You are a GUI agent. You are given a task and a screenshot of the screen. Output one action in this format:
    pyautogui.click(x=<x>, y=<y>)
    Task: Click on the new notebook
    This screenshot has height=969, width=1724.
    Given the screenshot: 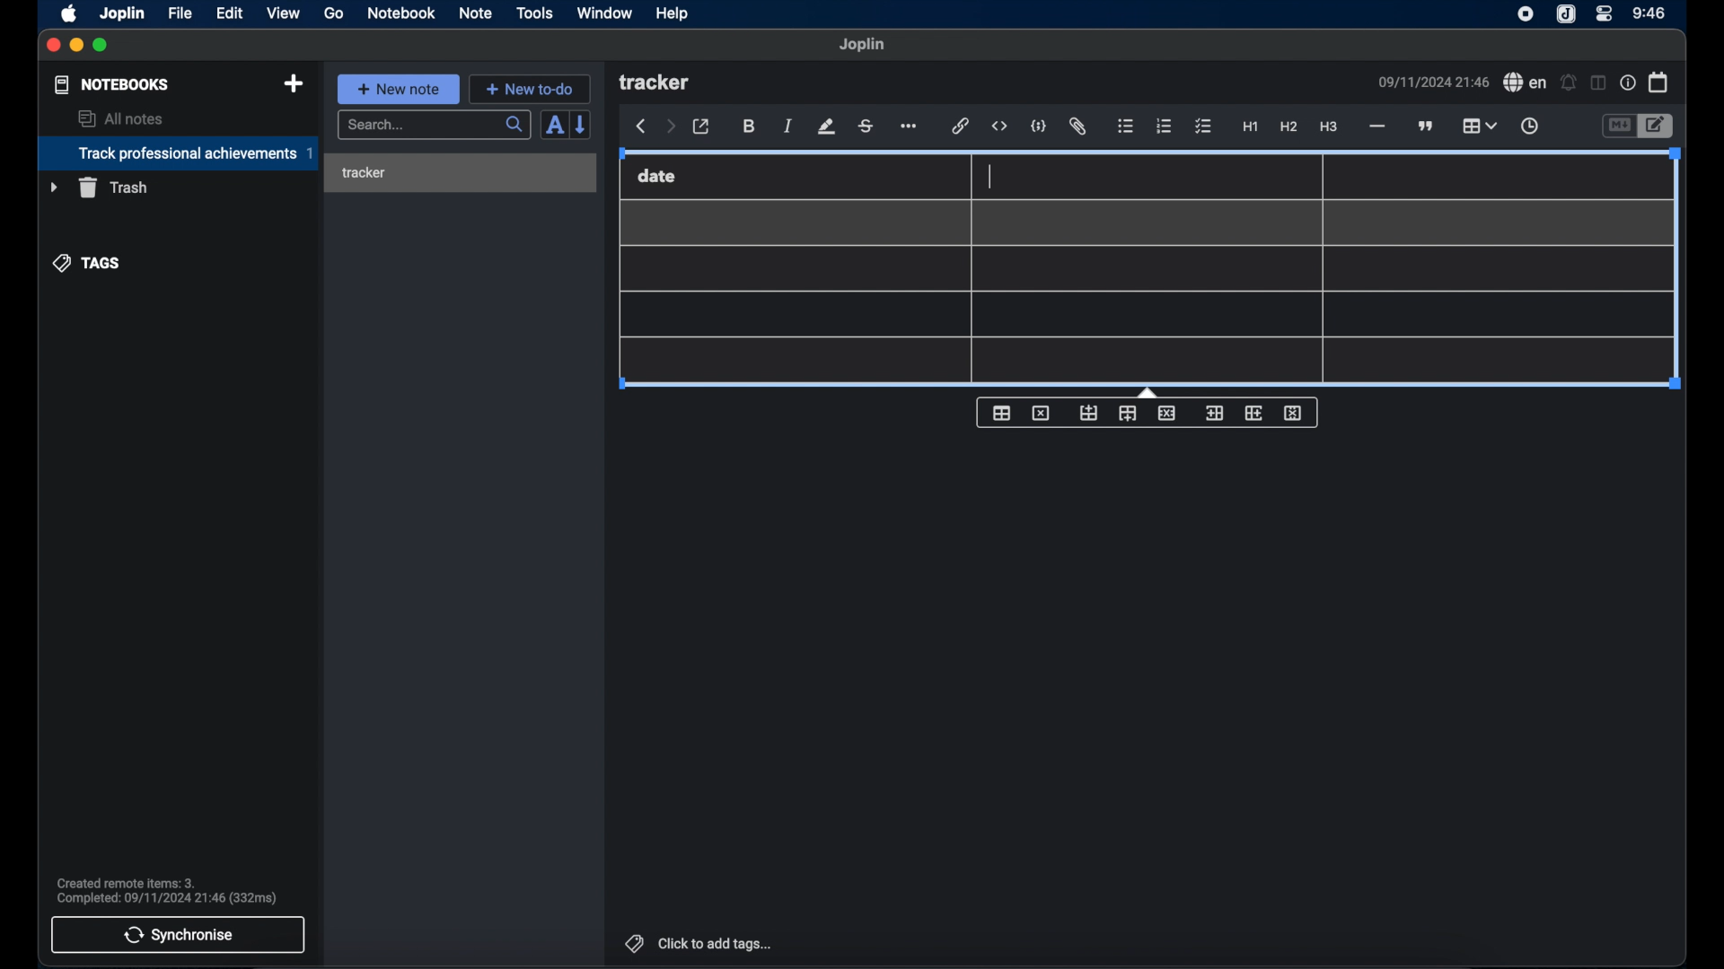 What is the action you would take?
    pyautogui.click(x=294, y=83)
    